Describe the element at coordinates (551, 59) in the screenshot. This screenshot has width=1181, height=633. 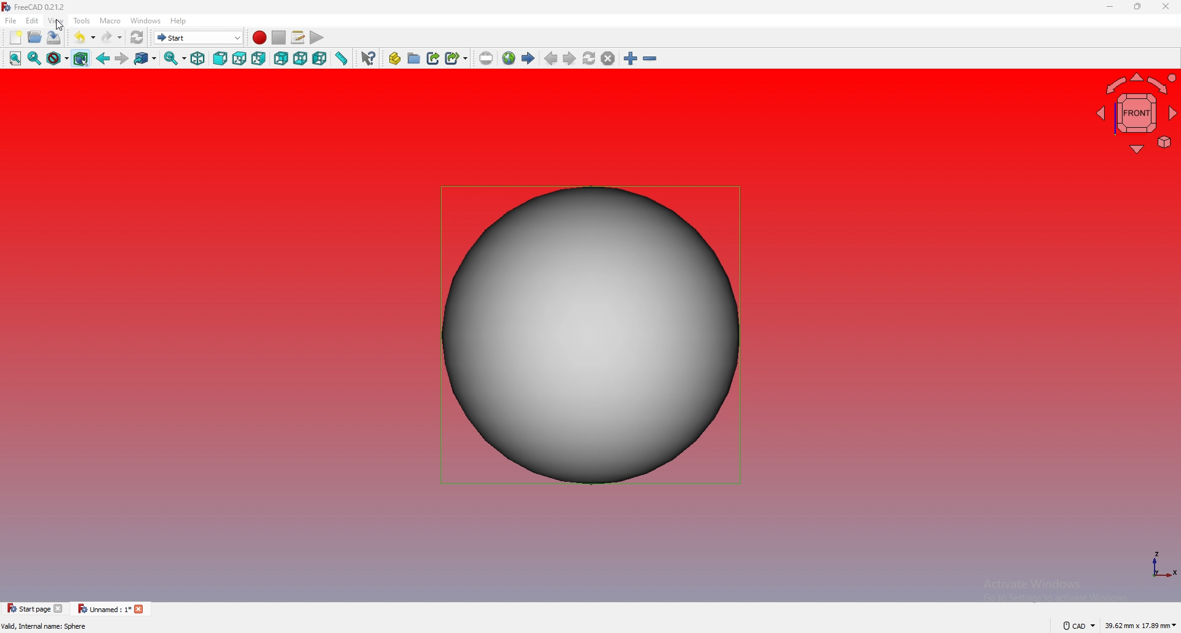
I see `previous page` at that location.